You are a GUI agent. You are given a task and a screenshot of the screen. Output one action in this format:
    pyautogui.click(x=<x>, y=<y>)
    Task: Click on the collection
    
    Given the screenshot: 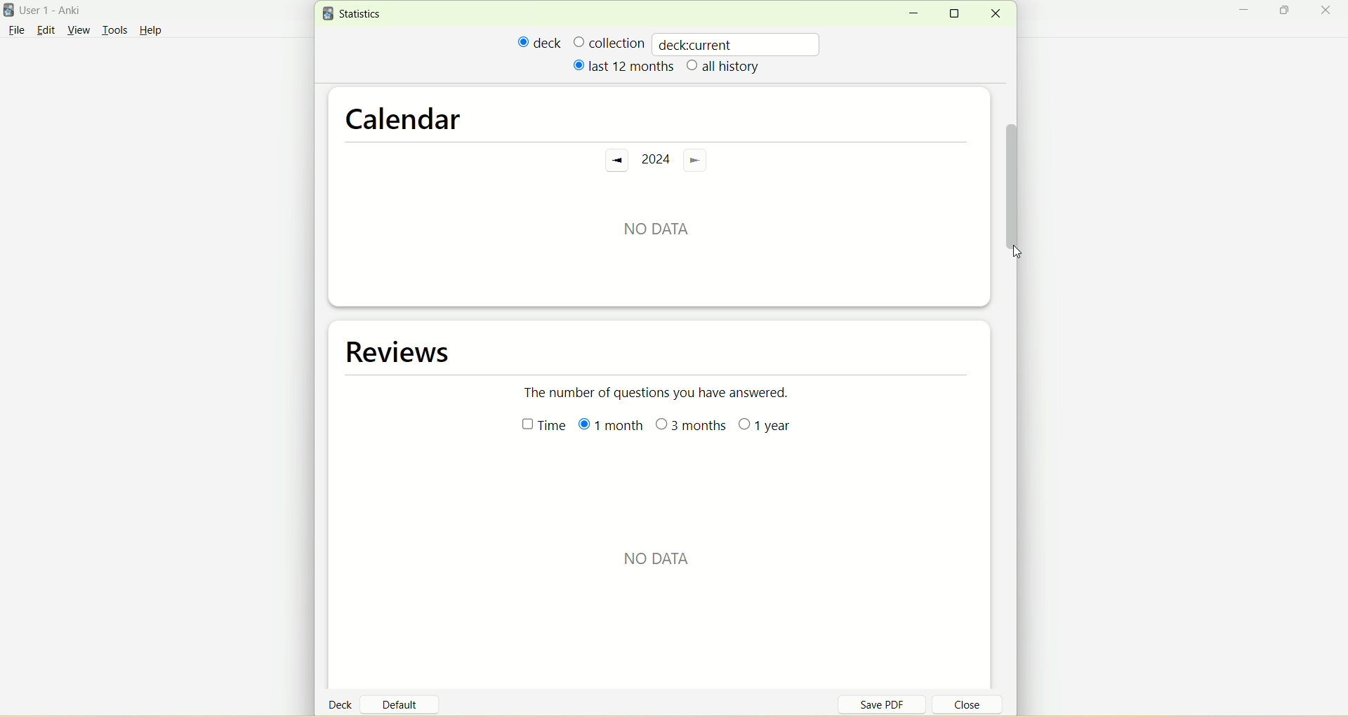 What is the action you would take?
    pyautogui.click(x=609, y=42)
    